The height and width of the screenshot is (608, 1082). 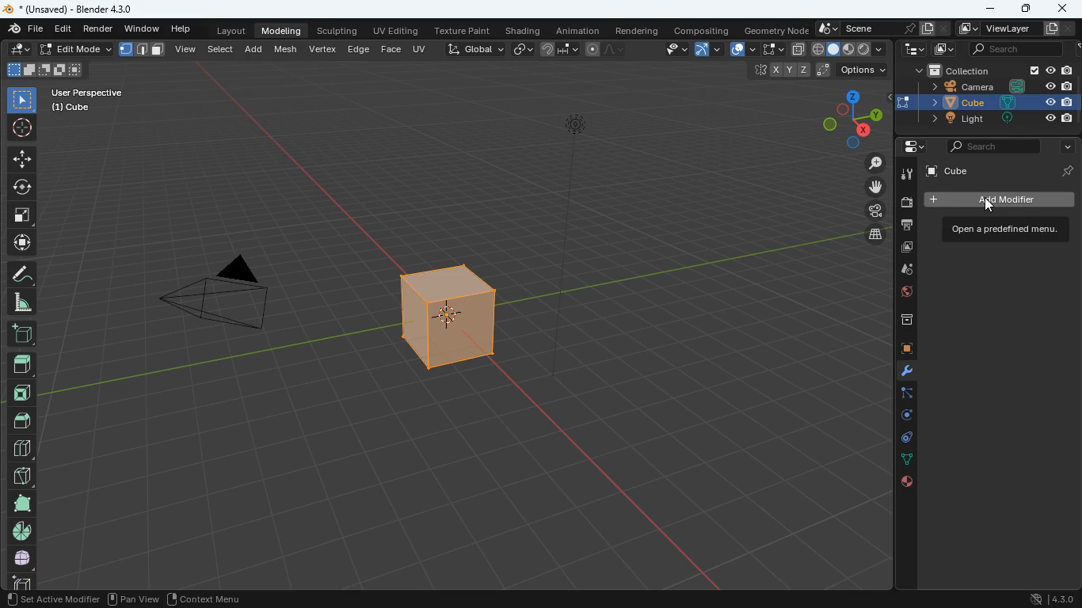 I want to click on search, so click(x=988, y=148).